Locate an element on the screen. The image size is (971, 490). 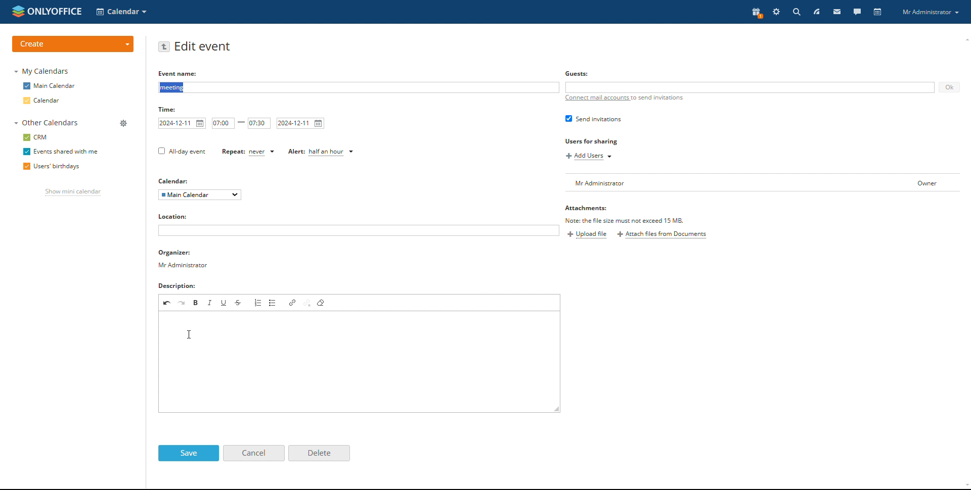
edit event is located at coordinates (203, 47).